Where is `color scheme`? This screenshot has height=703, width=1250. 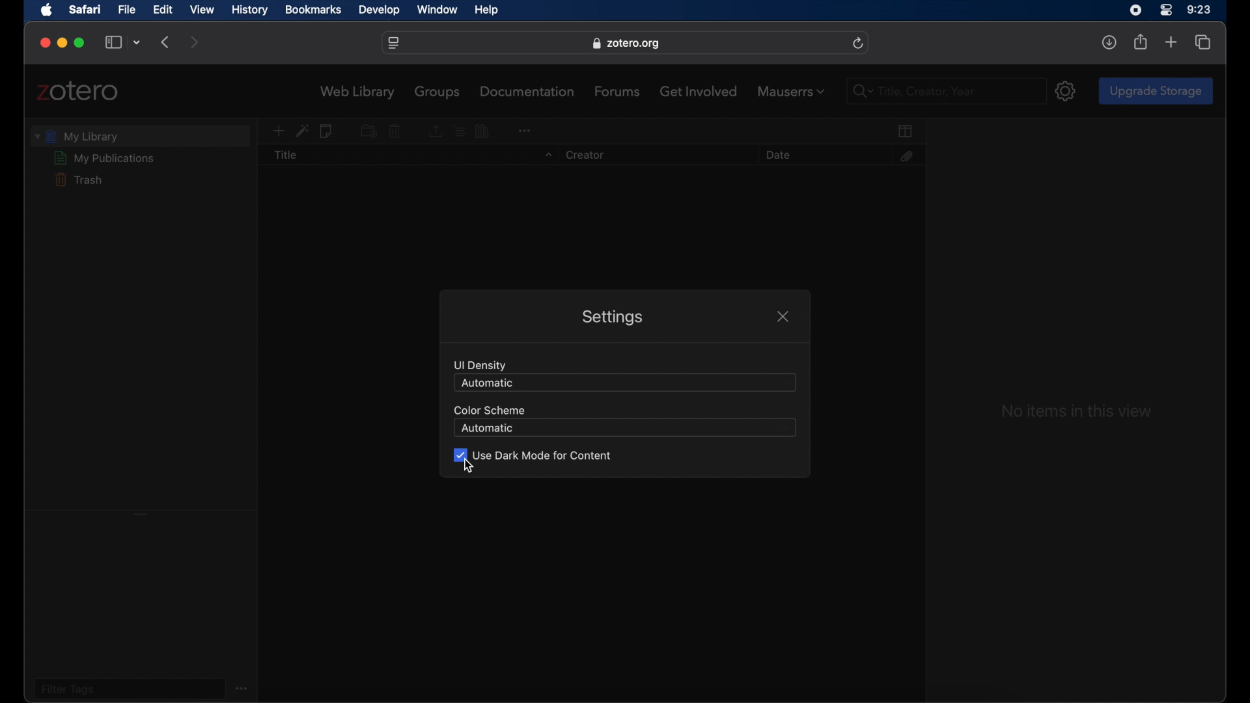
color scheme is located at coordinates (488, 409).